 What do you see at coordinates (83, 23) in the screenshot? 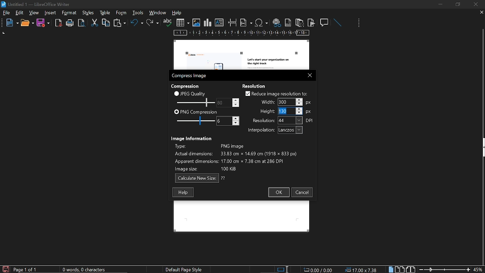
I see `toggle print preview` at bounding box center [83, 23].